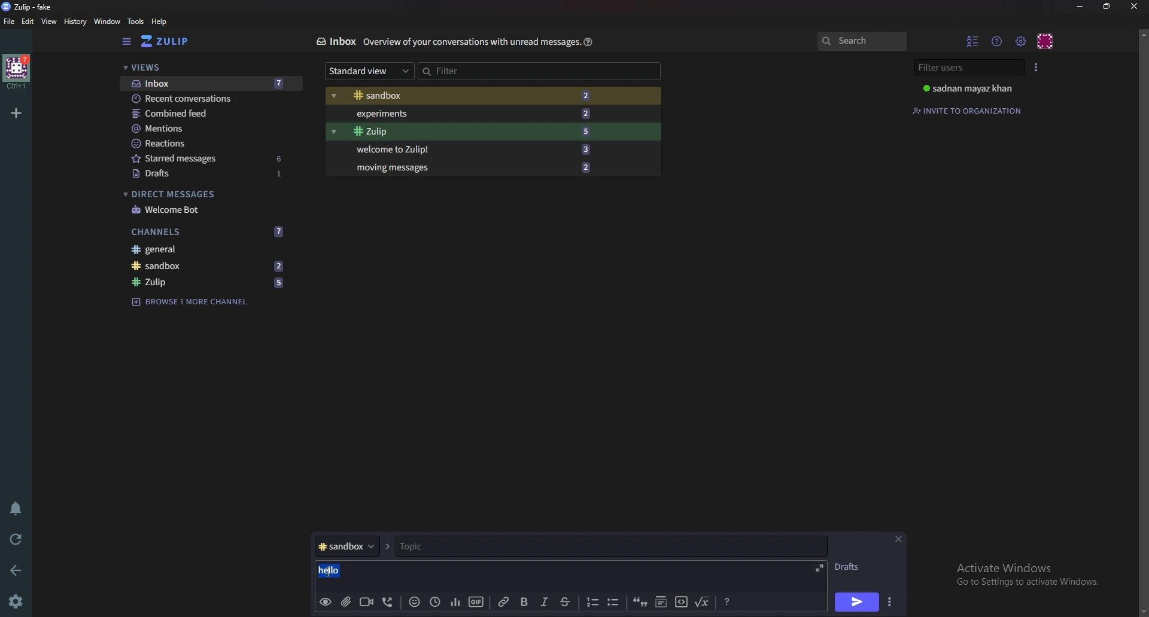 This screenshot has height=617, width=1149. Describe the element at coordinates (1108, 6) in the screenshot. I see `Resize` at that location.